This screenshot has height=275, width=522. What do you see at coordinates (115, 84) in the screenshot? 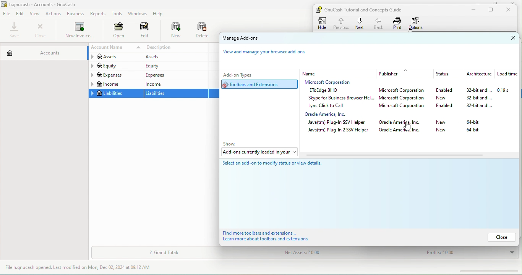
I see `income` at bounding box center [115, 84].